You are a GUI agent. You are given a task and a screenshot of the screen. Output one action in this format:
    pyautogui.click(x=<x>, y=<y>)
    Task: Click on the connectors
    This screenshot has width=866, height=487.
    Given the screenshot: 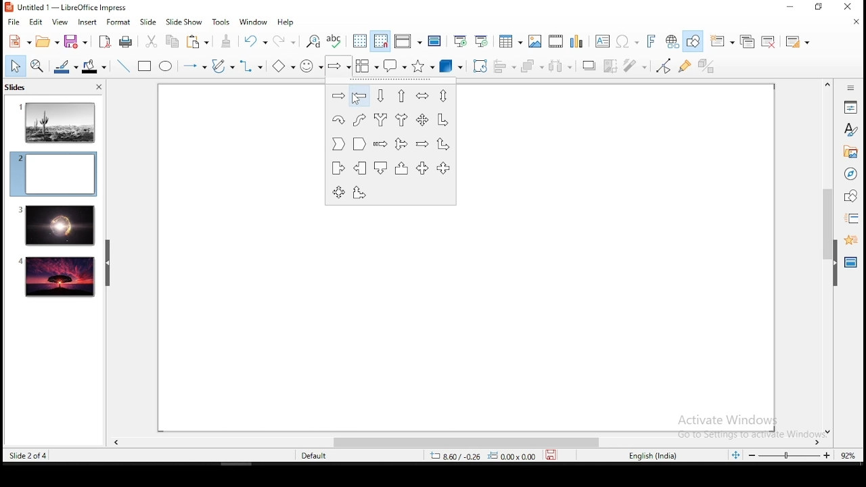 What is the action you would take?
    pyautogui.click(x=249, y=66)
    